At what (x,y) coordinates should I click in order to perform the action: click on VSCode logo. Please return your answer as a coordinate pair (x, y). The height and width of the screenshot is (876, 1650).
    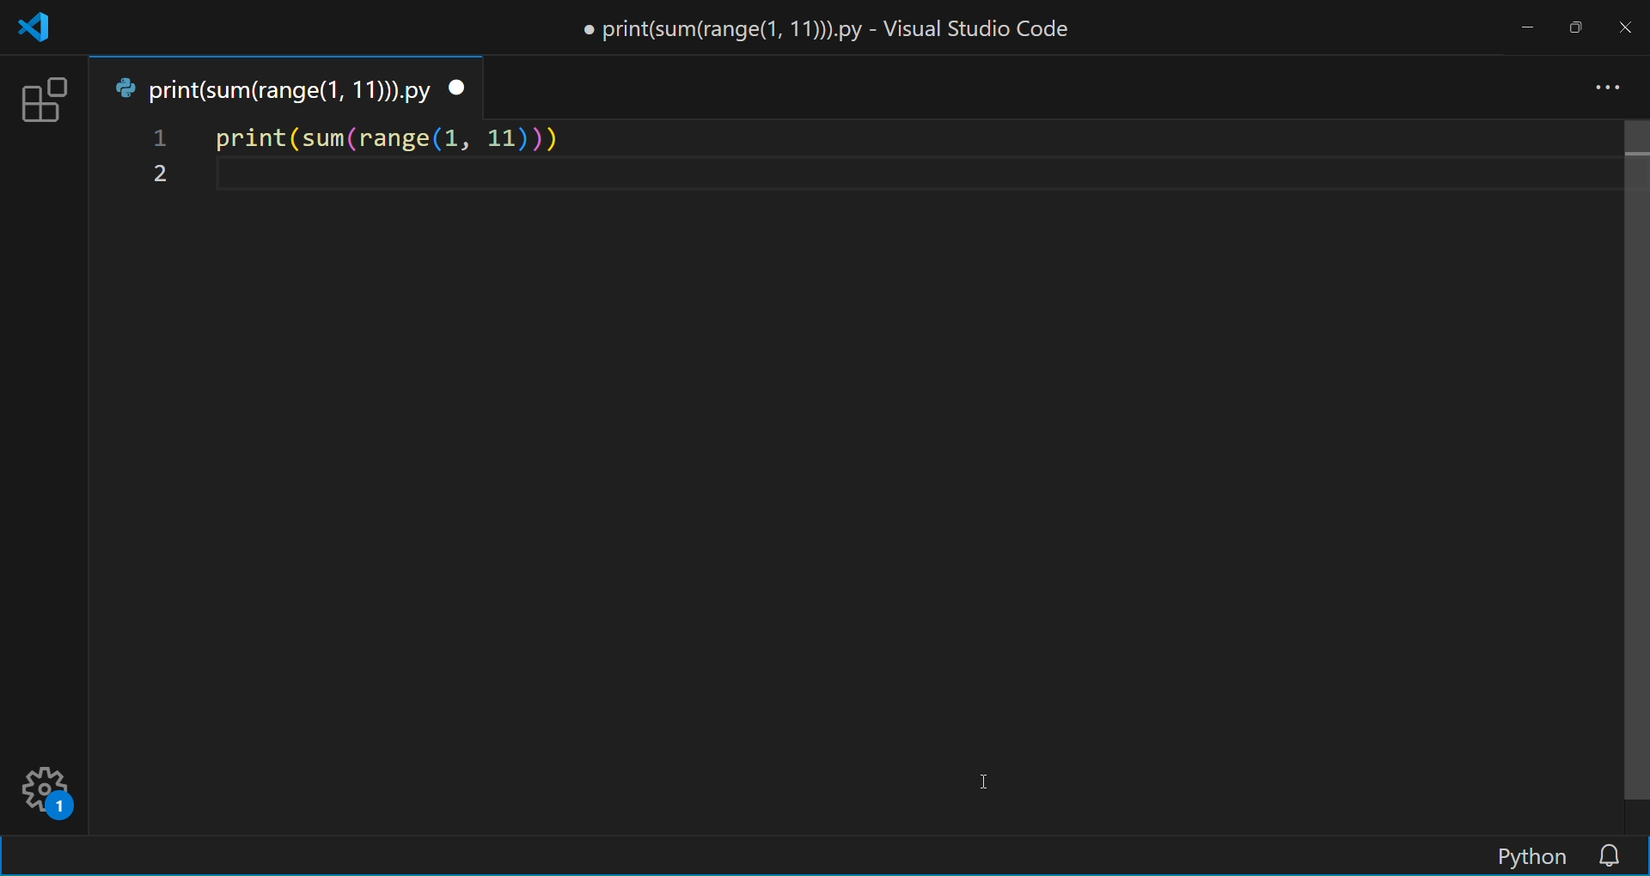
    Looking at the image, I should click on (35, 33).